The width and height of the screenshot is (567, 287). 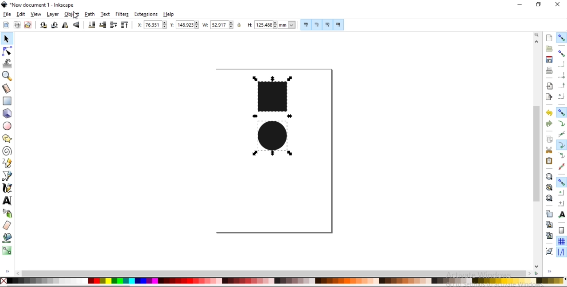 I want to click on create and edit gradients, so click(x=8, y=251).